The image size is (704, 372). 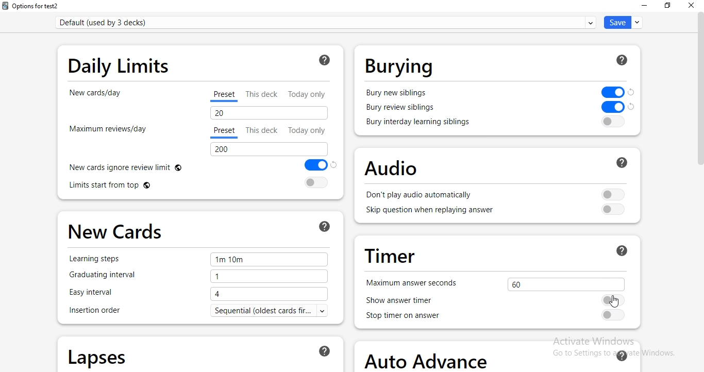 I want to click on save, so click(x=624, y=22).